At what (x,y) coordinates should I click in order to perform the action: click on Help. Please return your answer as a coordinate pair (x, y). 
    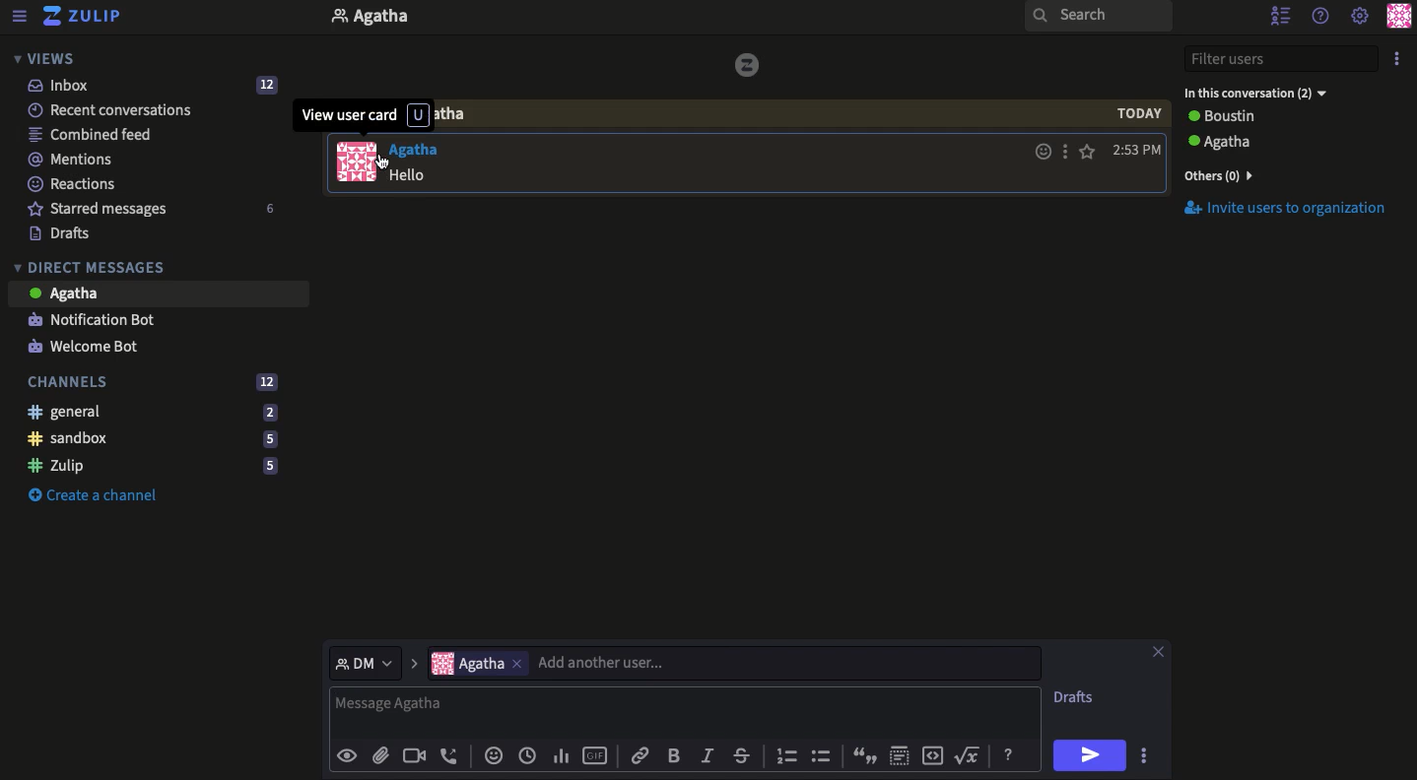
    Looking at the image, I should click on (1010, 754).